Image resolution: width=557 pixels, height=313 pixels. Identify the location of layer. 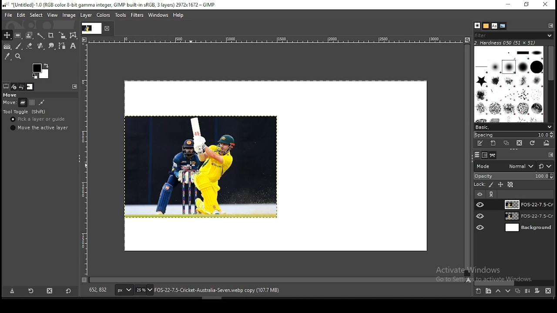
(528, 228).